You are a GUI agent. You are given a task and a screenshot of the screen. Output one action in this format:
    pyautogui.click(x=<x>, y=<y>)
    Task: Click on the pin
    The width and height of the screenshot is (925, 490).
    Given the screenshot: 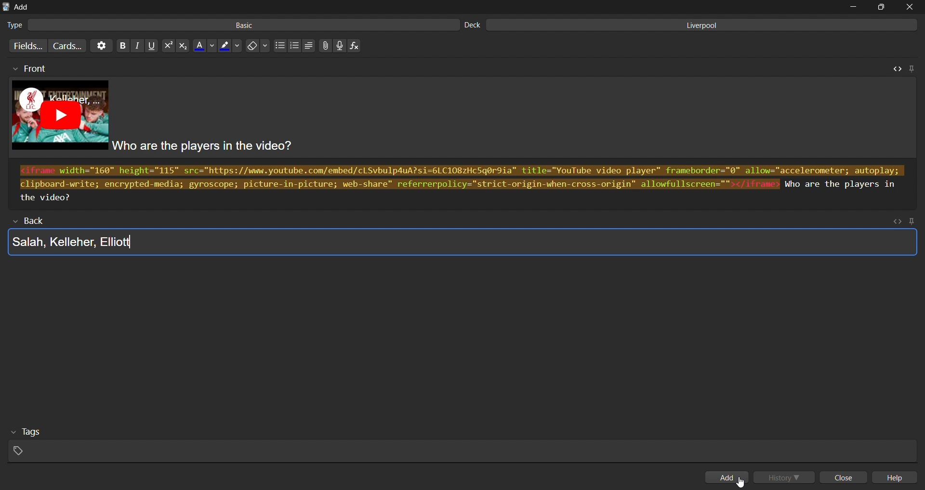 What is the action you would take?
    pyautogui.click(x=911, y=68)
    